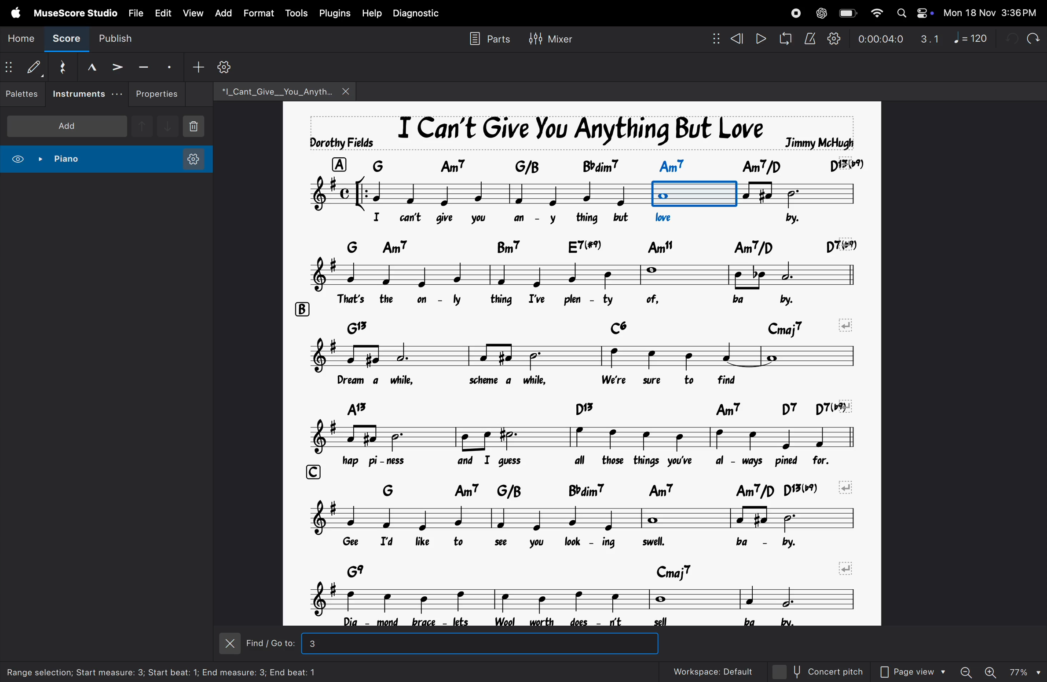 The width and height of the screenshot is (1047, 682). What do you see at coordinates (696, 194) in the screenshot?
I see `note order 3` at bounding box center [696, 194].